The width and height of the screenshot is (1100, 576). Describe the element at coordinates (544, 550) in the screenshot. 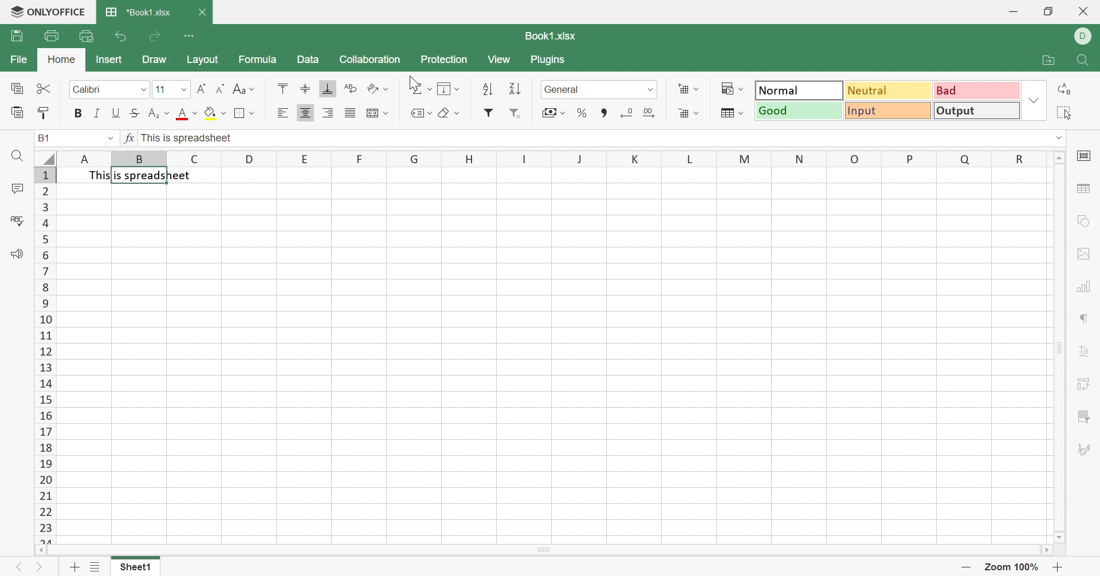

I see `Scroll Bar` at that location.